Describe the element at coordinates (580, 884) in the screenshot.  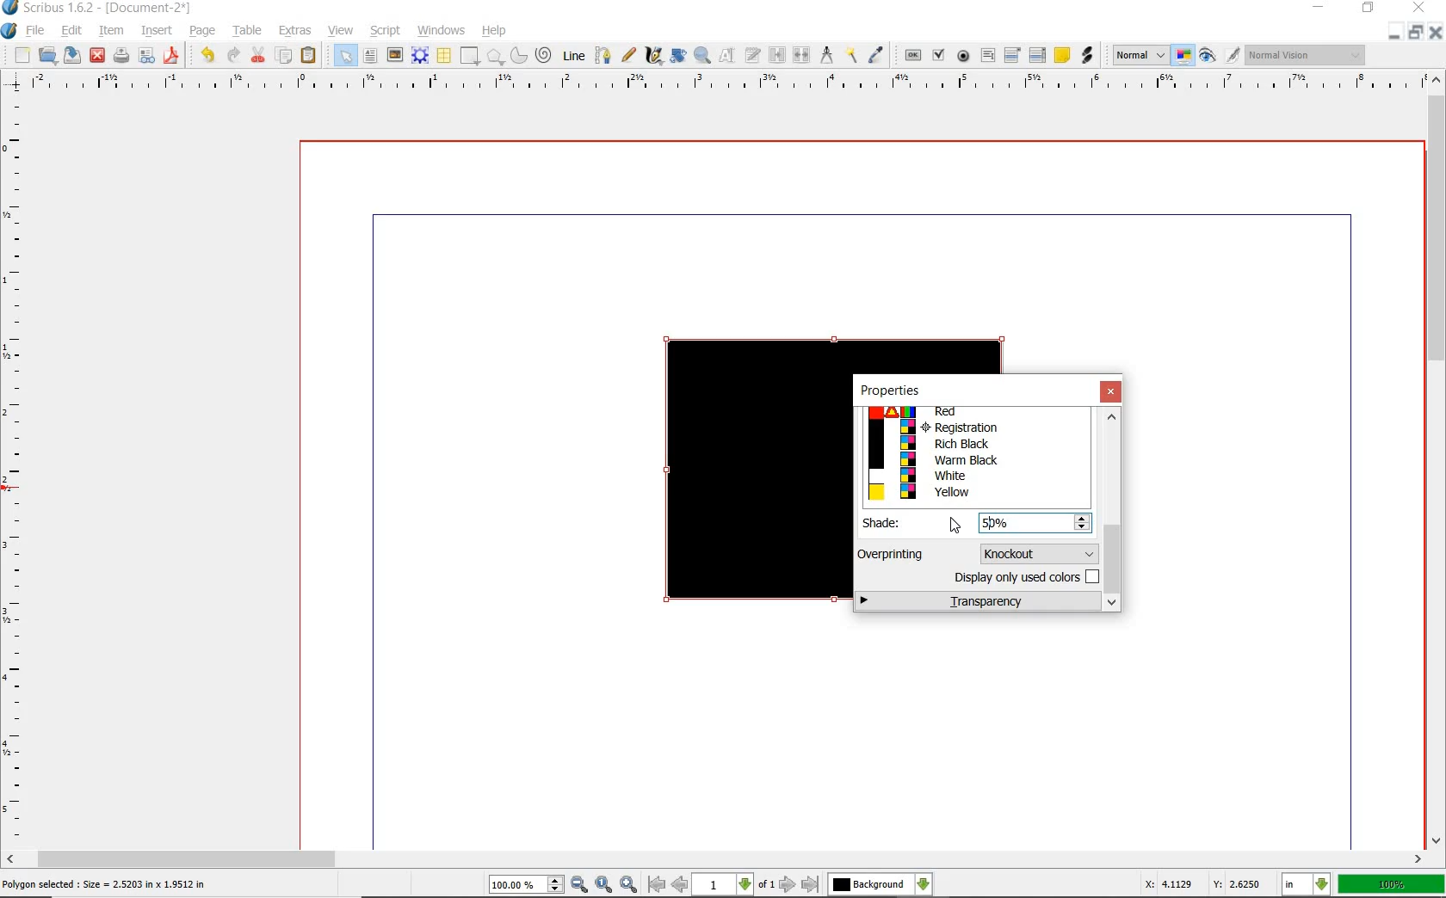
I see `zoom out` at that location.